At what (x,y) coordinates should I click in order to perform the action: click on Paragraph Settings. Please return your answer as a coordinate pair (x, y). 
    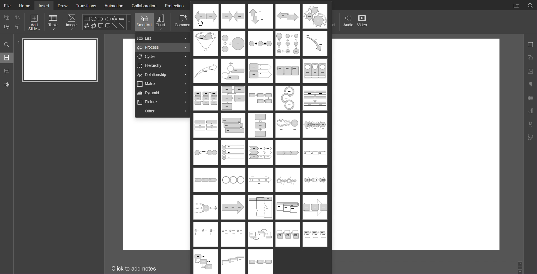
    Looking at the image, I should click on (530, 84).